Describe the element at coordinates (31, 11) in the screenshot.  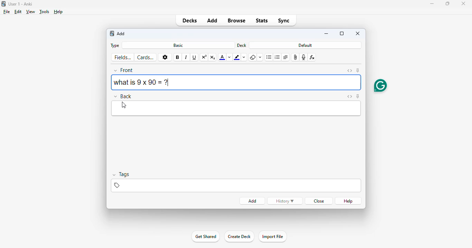
I see `view` at that location.